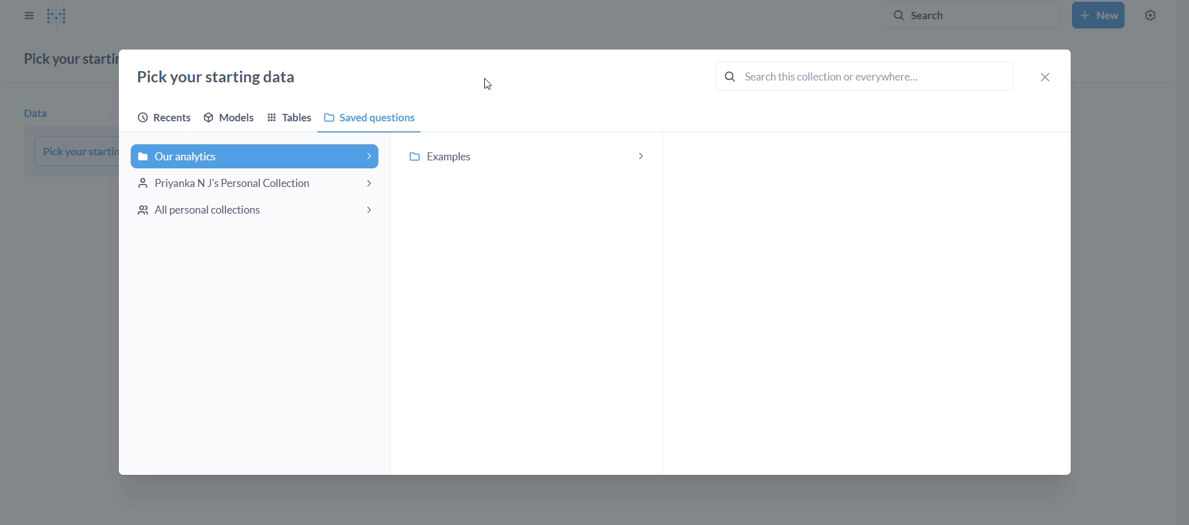 This screenshot has width=1189, height=525. What do you see at coordinates (372, 117) in the screenshot?
I see `saved questions` at bounding box center [372, 117].